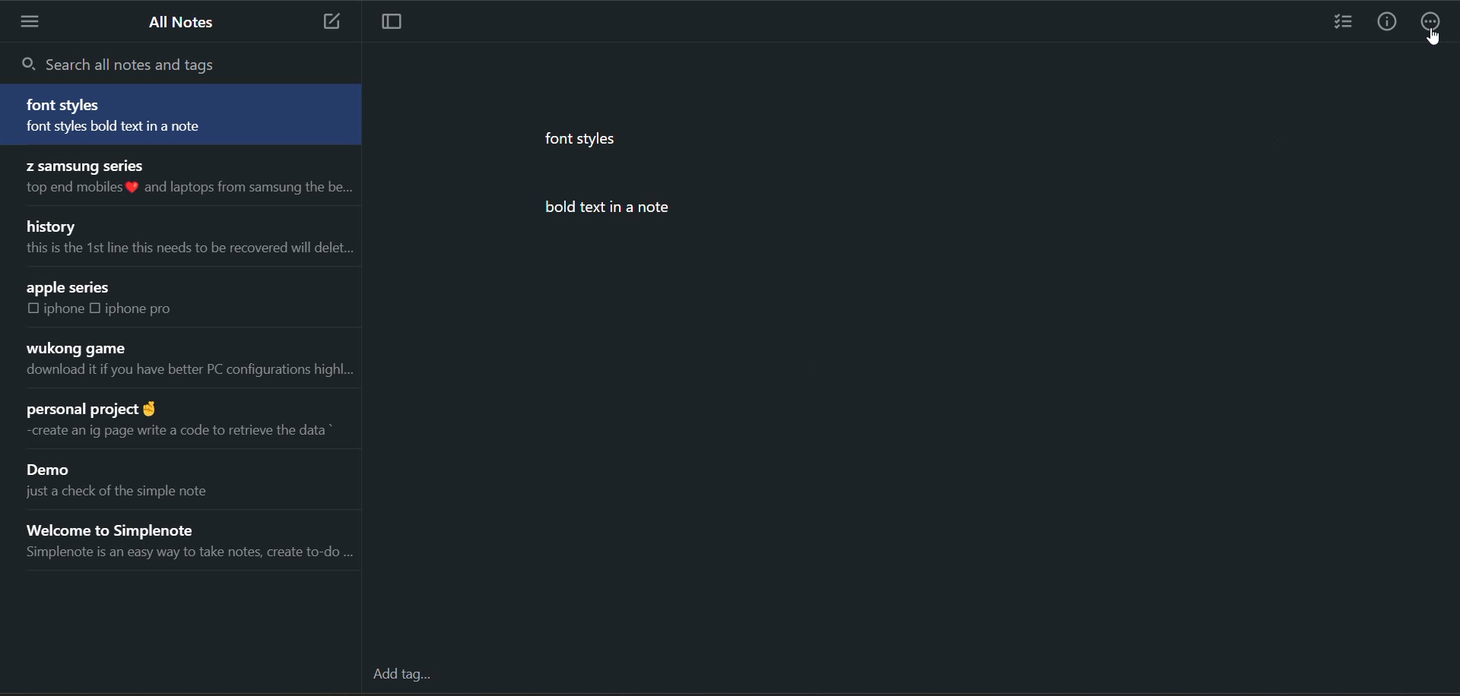  Describe the element at coordinates (188, 555) in the screenshot. I see `Simplenote is an easy way to take notes, create to-do ...` at that location.